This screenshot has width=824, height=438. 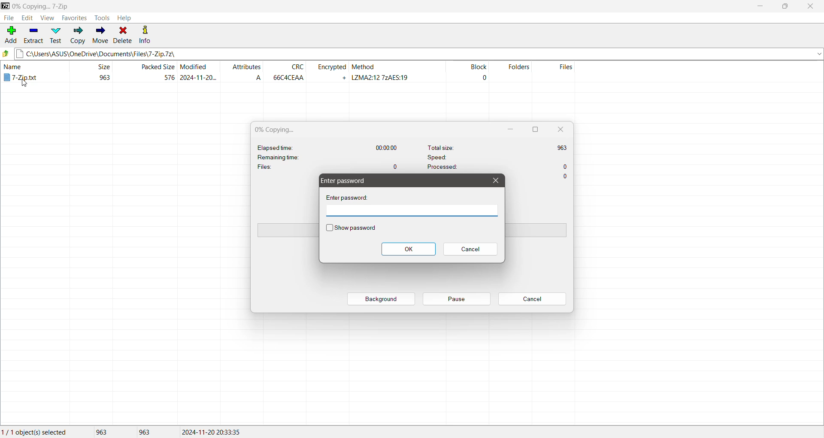 What do you see at coordinates (493, 157) in the screenshot?
I see `Speed` at bounding box center [493, 157].